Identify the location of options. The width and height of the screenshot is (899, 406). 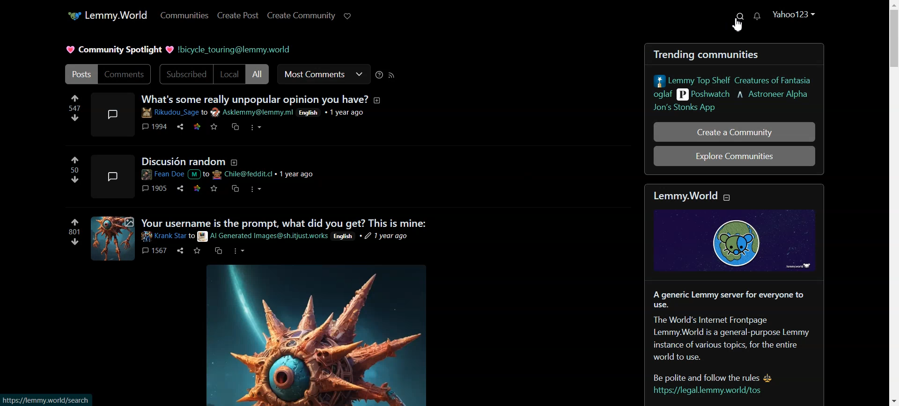
(256, 127).